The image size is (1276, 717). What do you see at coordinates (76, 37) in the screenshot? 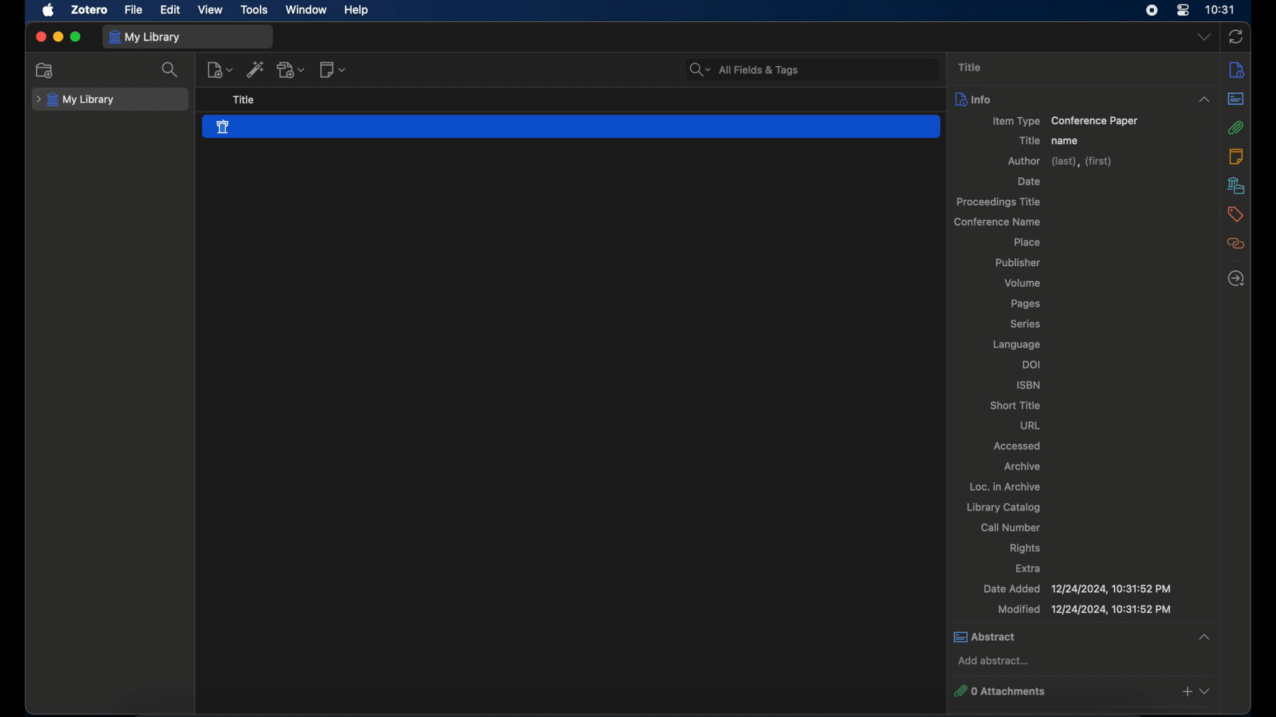
I see `maximize` at bounding box center [76, 37].